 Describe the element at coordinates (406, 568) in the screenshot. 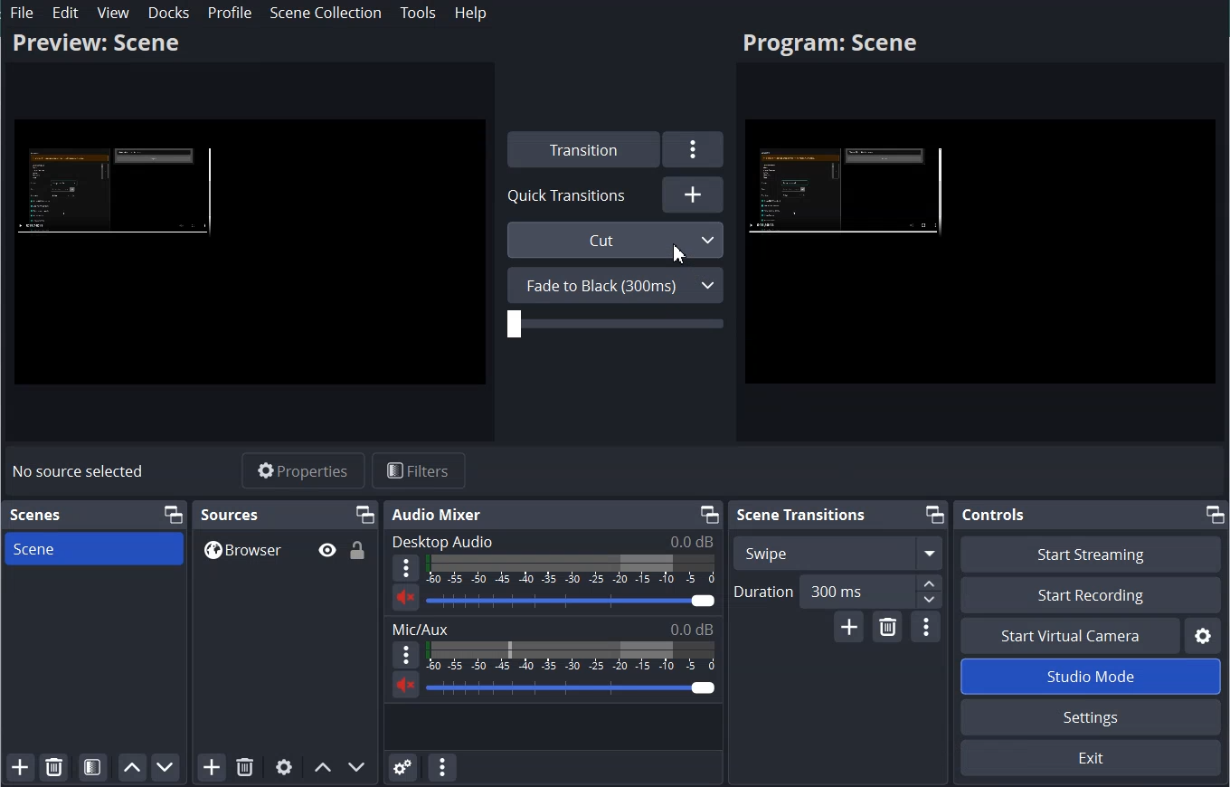

I see `More` at that location.